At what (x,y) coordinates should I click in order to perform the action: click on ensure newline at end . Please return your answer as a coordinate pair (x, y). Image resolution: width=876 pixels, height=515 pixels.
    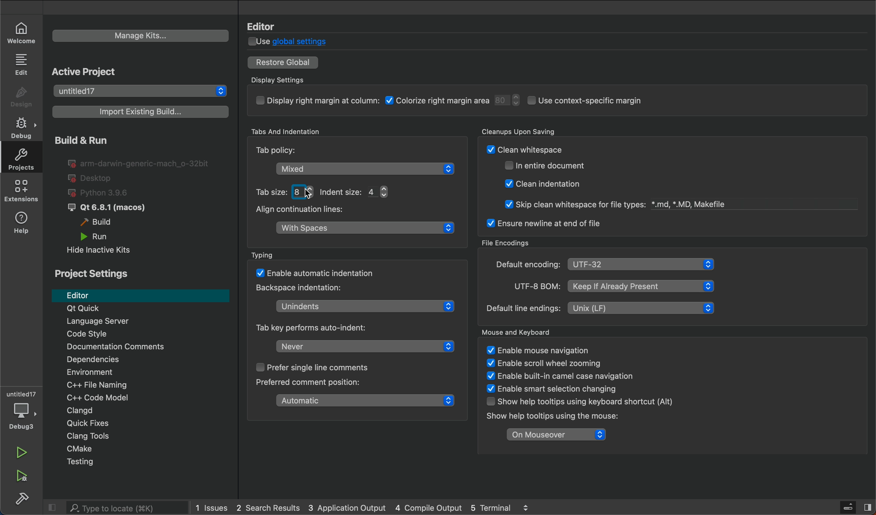
    Looking at the image, I should click on (543, 223).